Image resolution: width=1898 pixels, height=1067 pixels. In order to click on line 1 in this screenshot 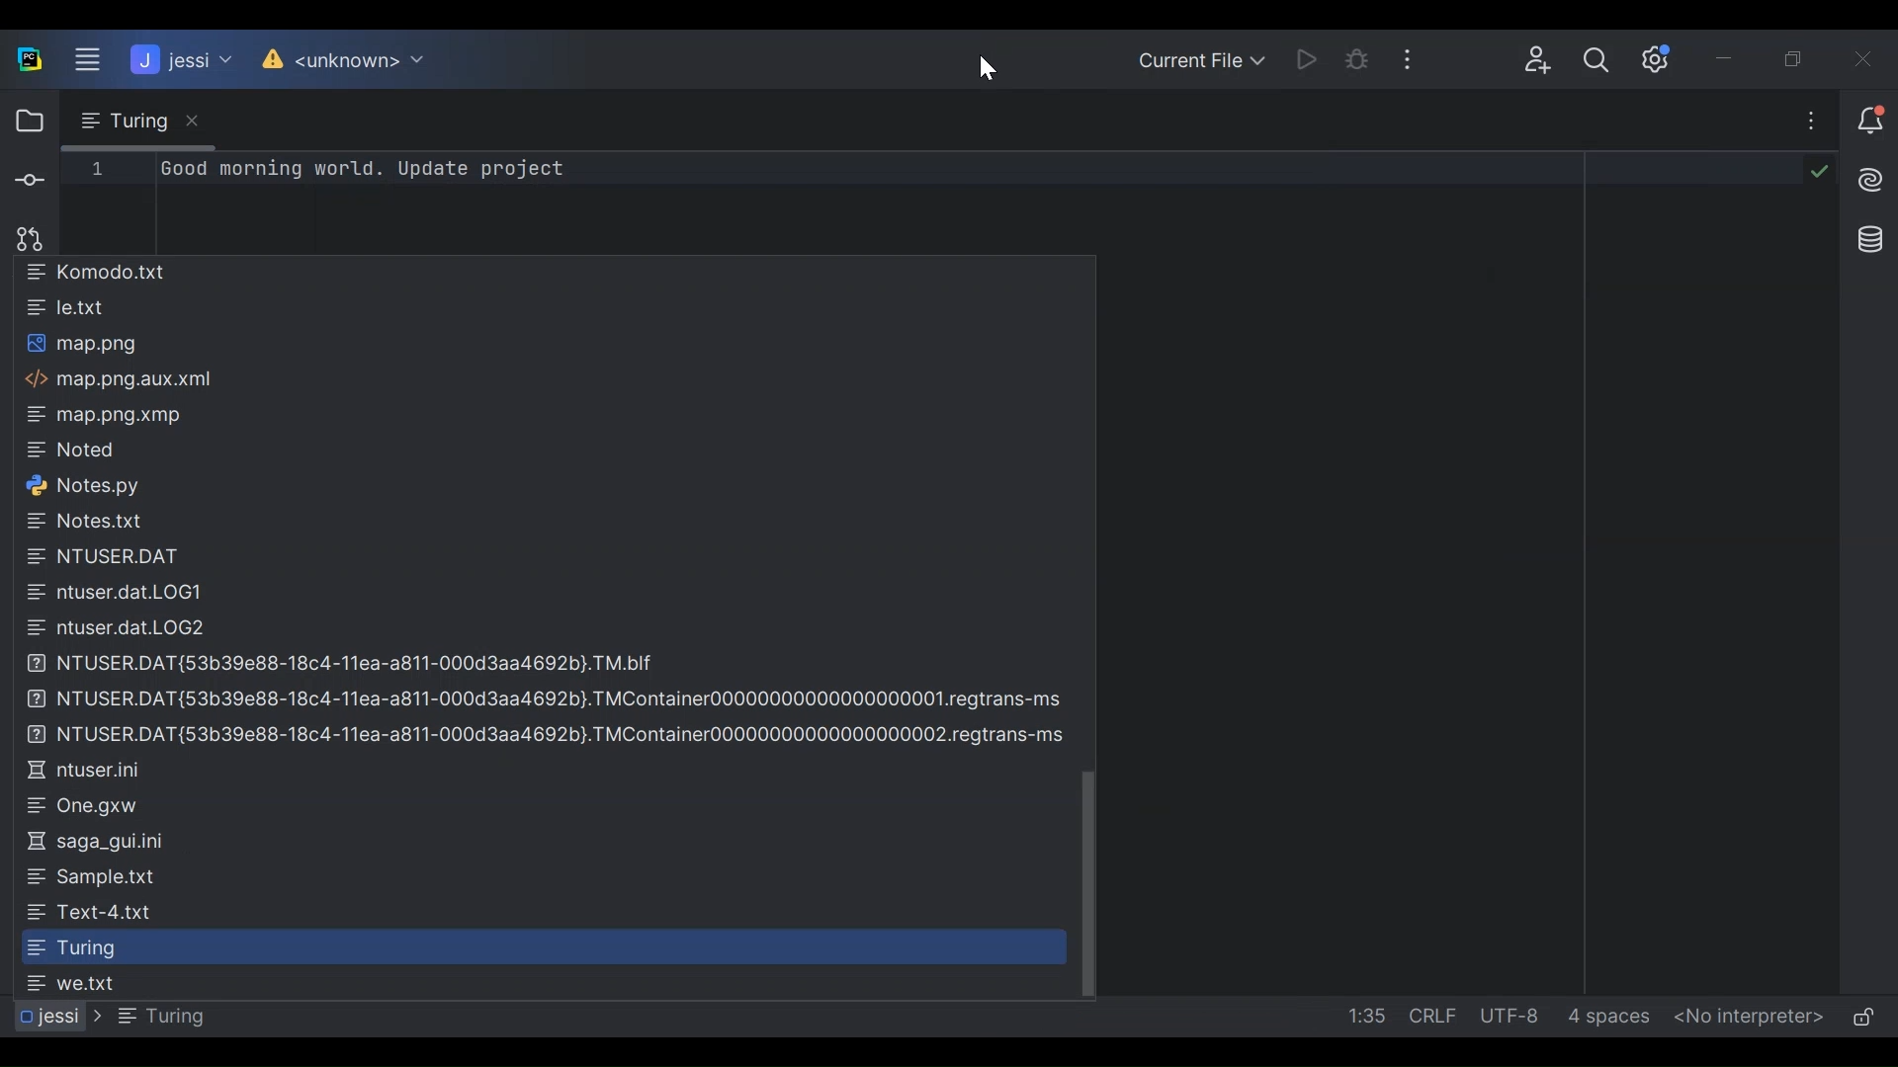, I will do `click(97, 168)`.